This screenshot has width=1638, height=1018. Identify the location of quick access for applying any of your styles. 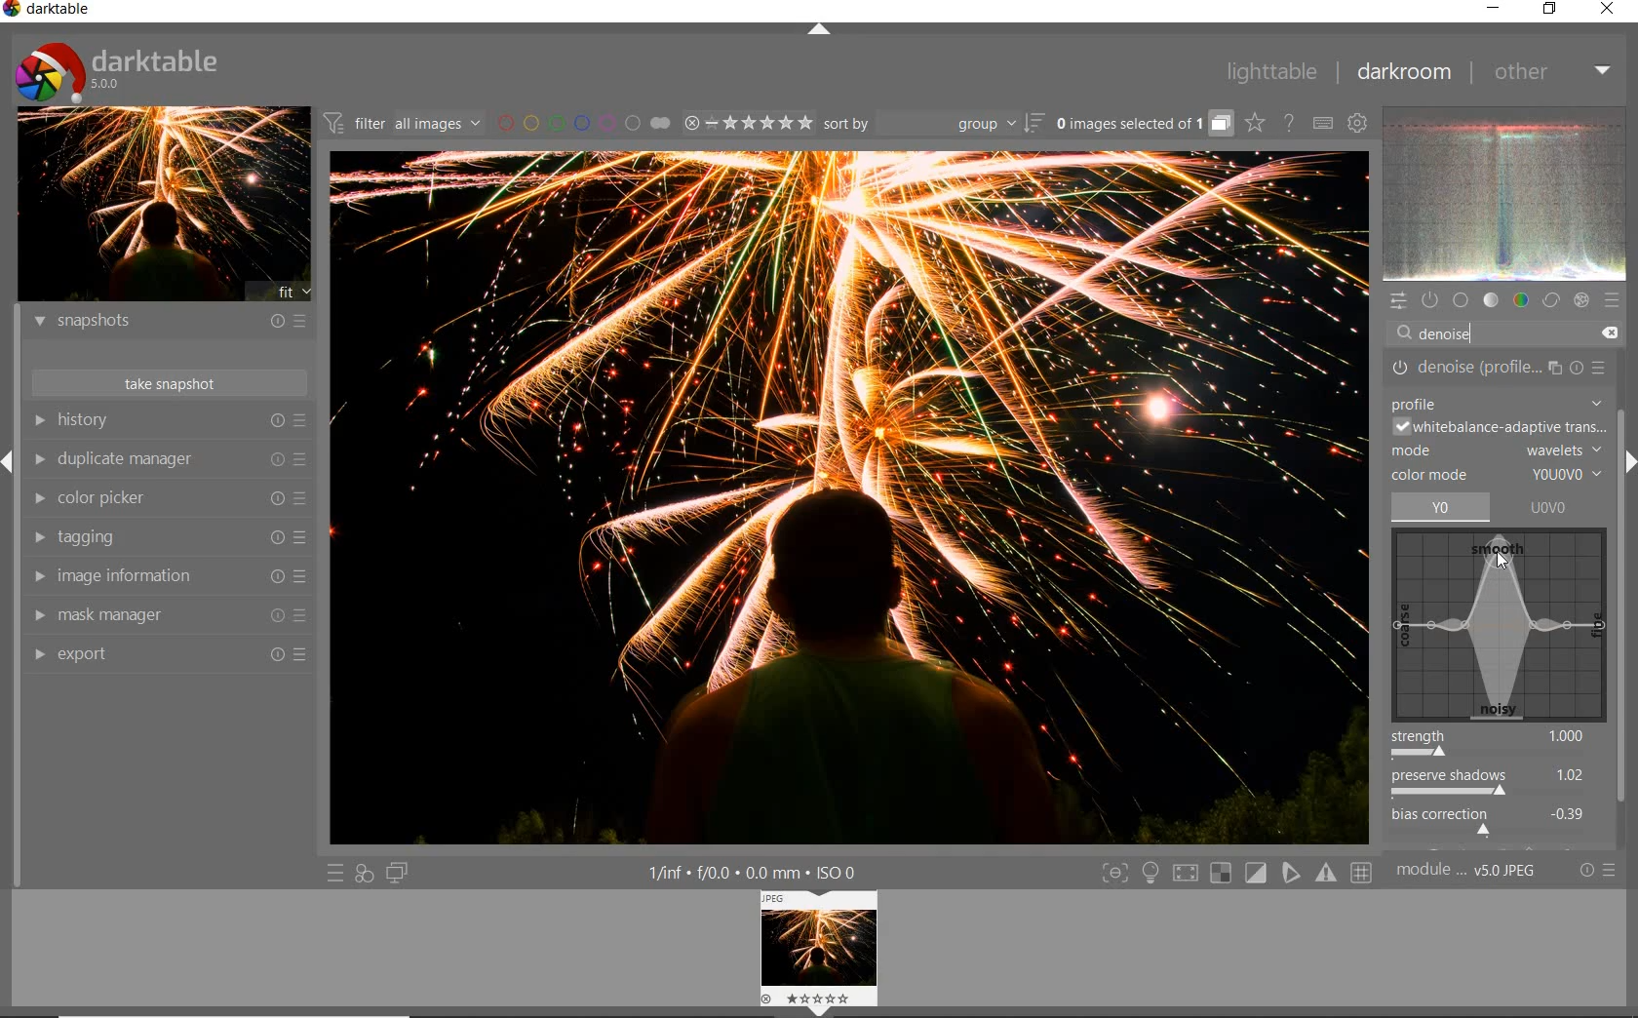
(365, 874).